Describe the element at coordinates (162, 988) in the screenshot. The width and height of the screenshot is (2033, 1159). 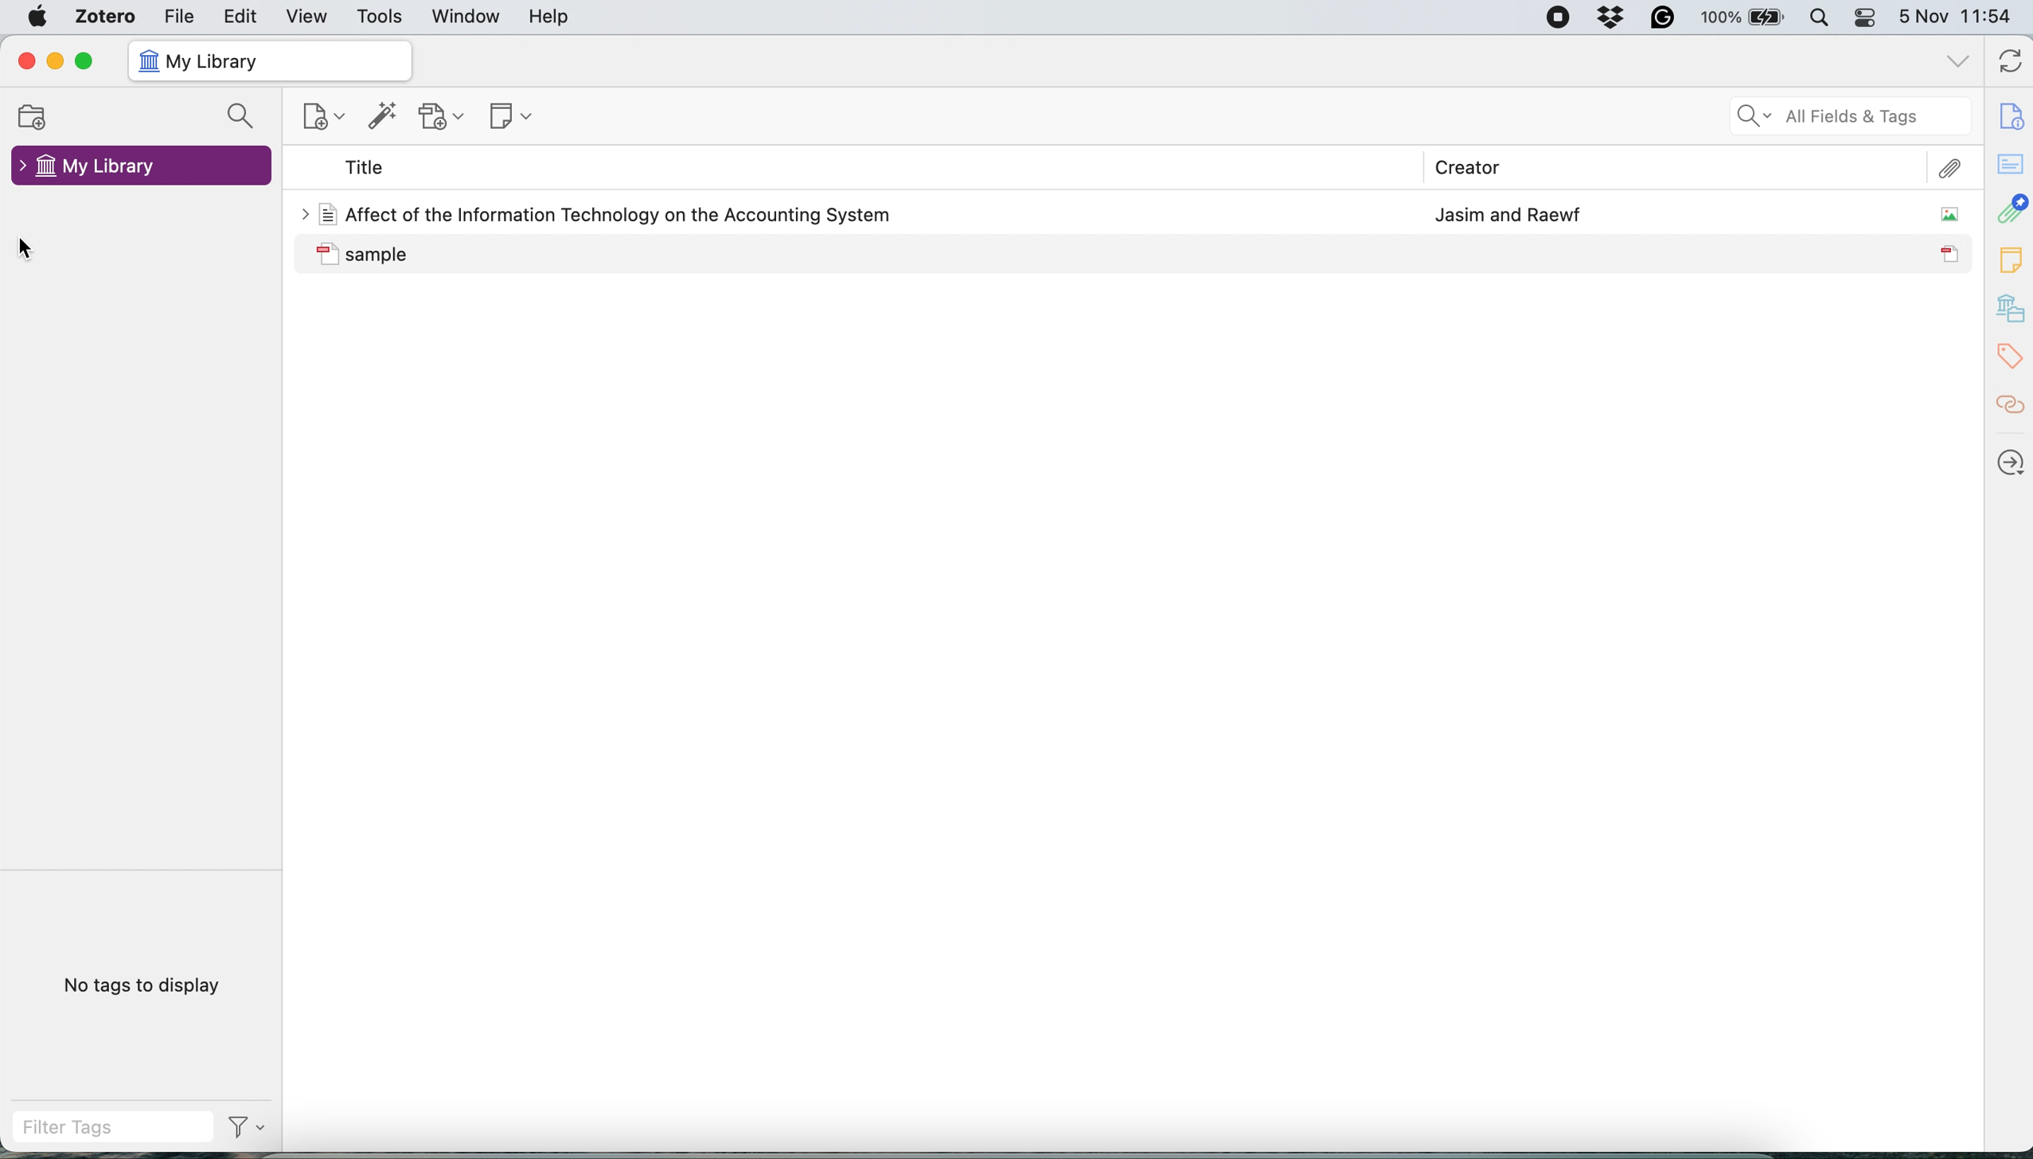
I see `no tags to display` at that location.